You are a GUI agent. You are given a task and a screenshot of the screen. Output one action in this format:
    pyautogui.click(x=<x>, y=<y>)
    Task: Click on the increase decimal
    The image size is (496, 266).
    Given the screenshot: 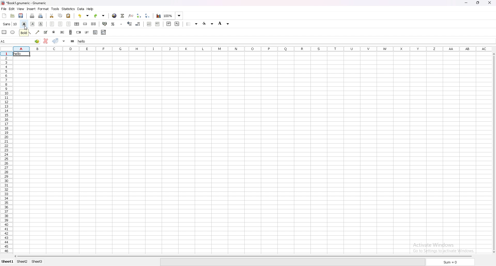 What is the action you would take?
    pyautogui.click(x=130, y=23)
    